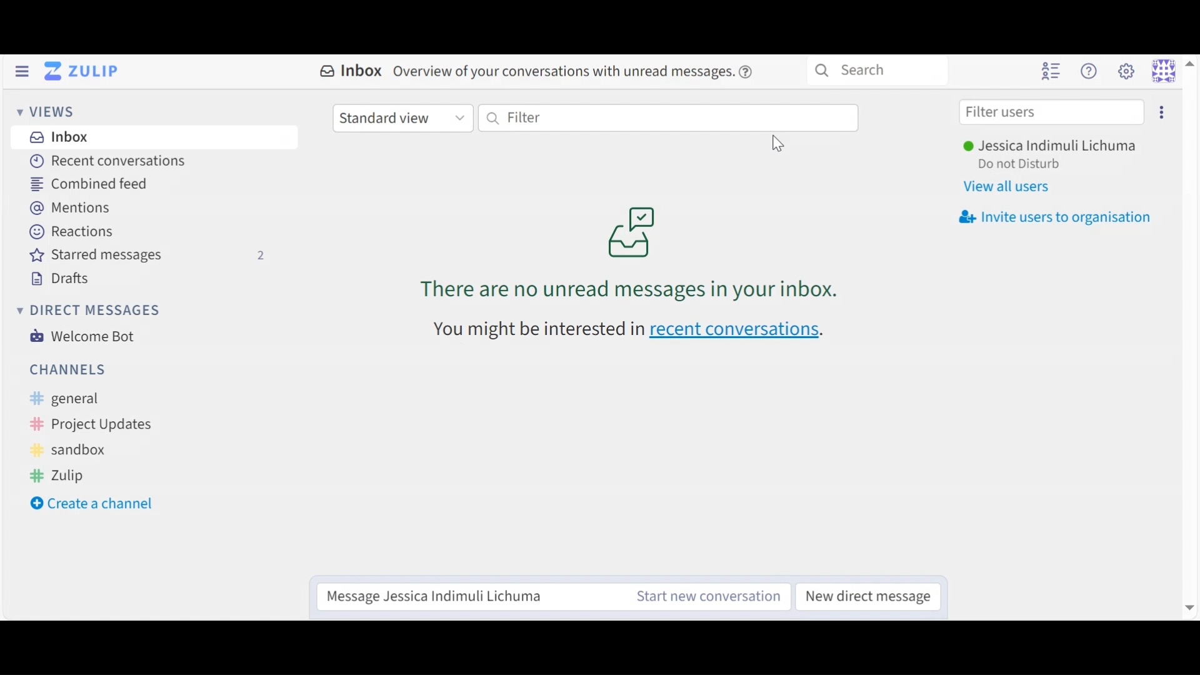 This screenshot has width=1200, height=675. What do you see at coordinates (667, 118) in the screenshot?
I see `Filter` at bounding box center [667, 118].